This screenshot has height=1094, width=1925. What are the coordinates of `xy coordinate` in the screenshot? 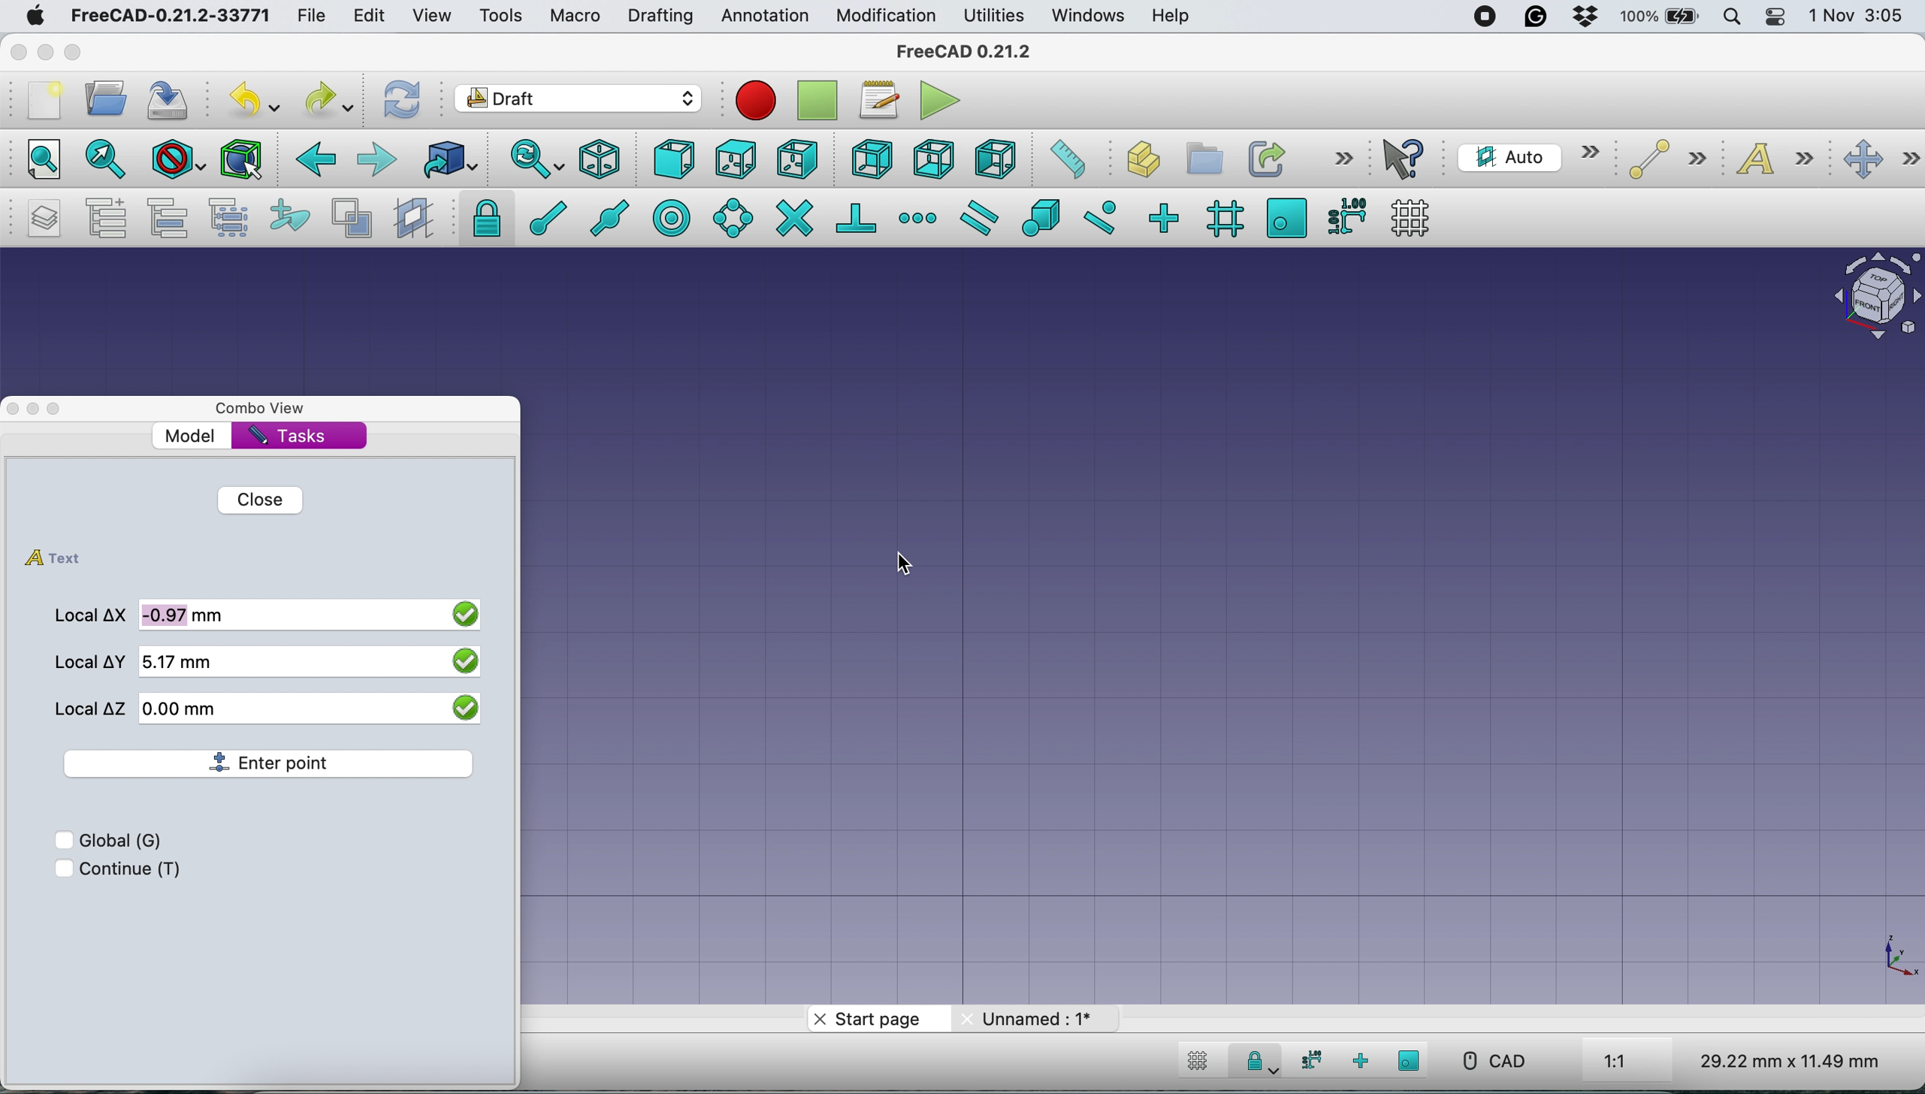 It's located at (1885, 953).